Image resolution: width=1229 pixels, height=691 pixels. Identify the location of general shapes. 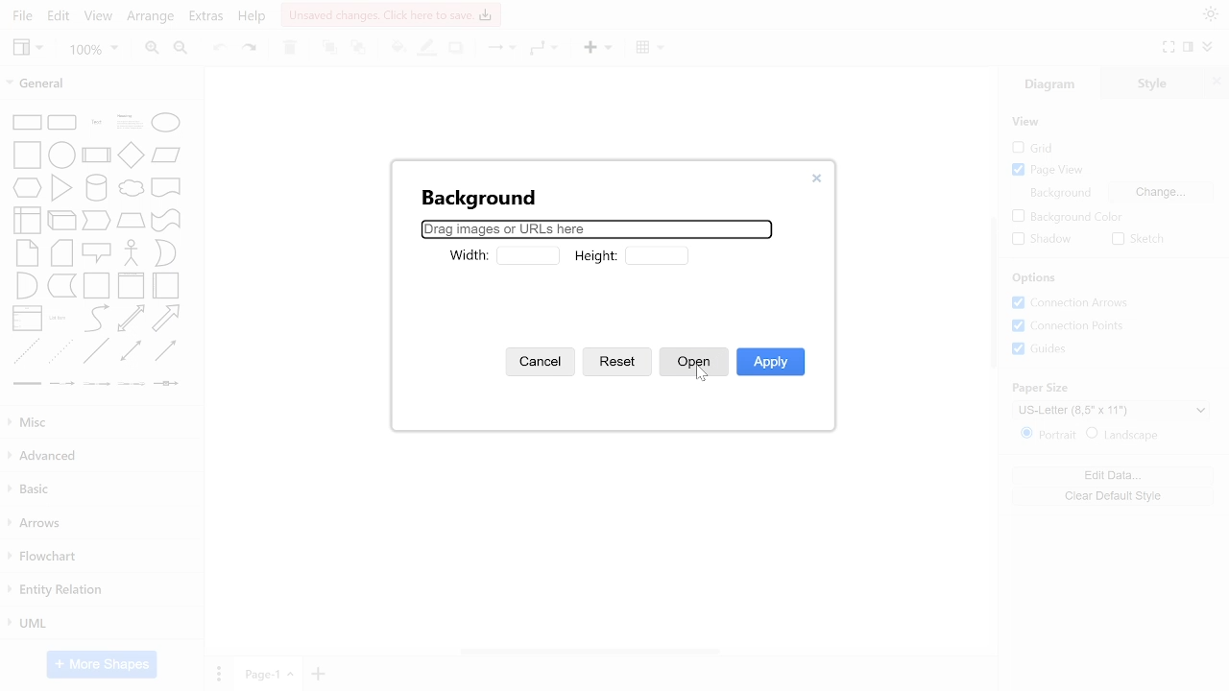
(60, 154).